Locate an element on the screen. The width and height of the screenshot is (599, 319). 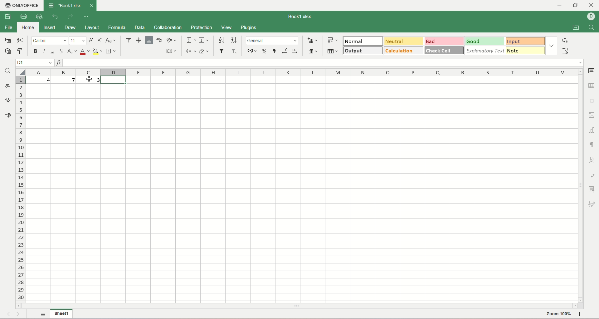
find is located at coordinates (8, 71).